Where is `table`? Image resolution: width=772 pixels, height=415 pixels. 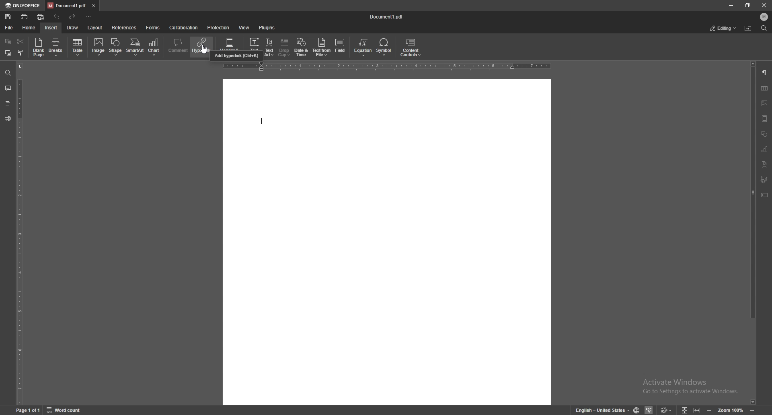
table is located at coordinates (764, 88).